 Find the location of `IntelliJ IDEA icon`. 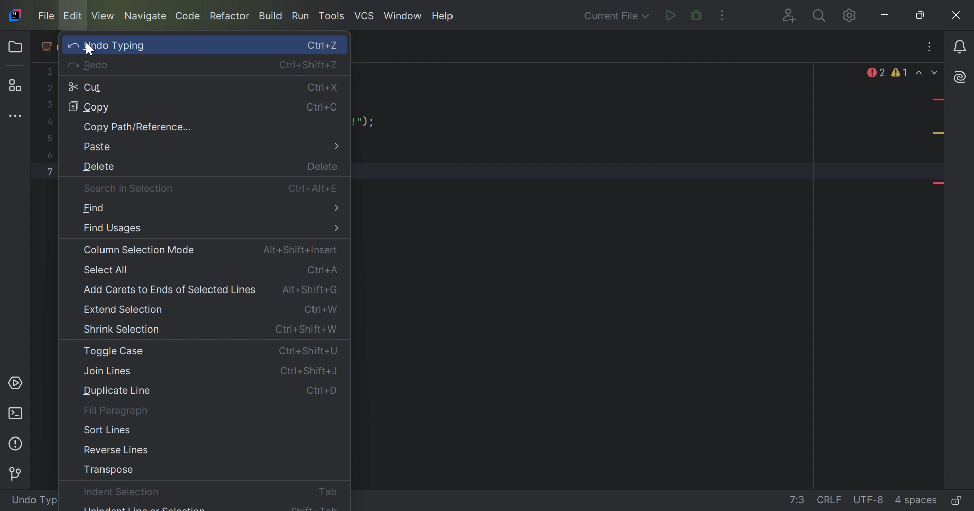

IntelliJ IDEA icon is located at coordinates (16, 15).